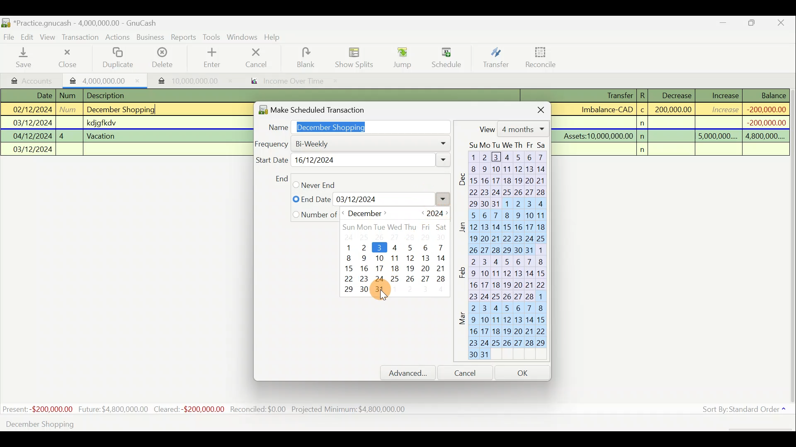 Image resolution: width=796 pixels, height=447 pixels. Describe the element at coordinates (33, 80) in the screenshot. I see `Accounts` at that location.